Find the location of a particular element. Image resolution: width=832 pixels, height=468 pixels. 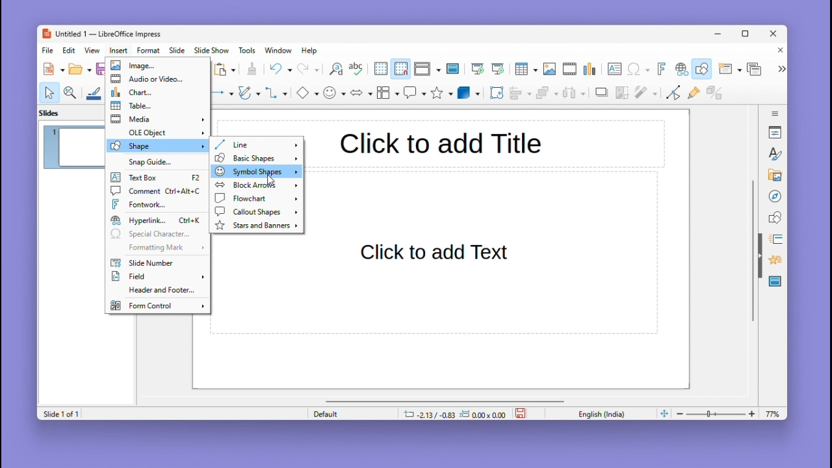

snap to grid is located at coordinates (400, 69).